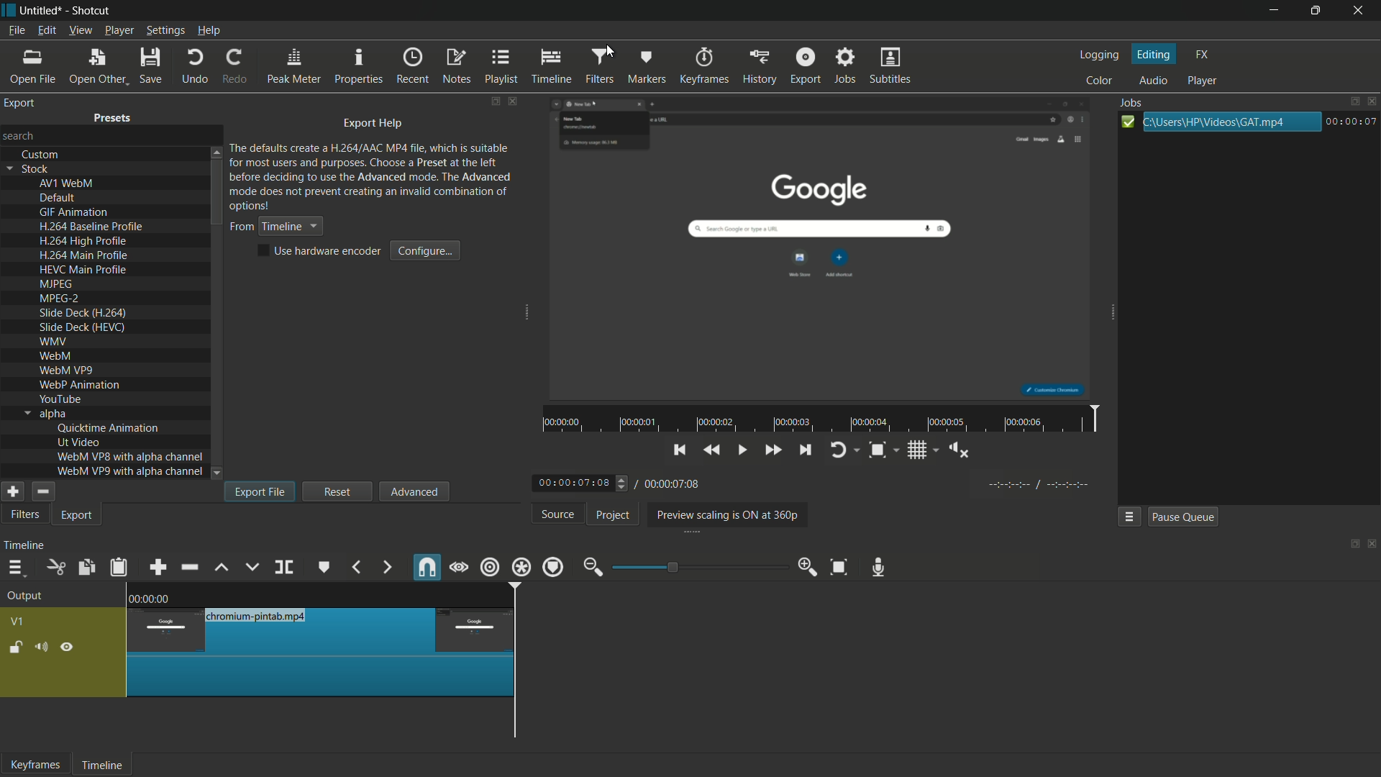 The width and height of the screenshot is (1381, 777). What do you see at coordinates (29, 596) in the screenshot?
I see `output` at bounding box center [29, 596].